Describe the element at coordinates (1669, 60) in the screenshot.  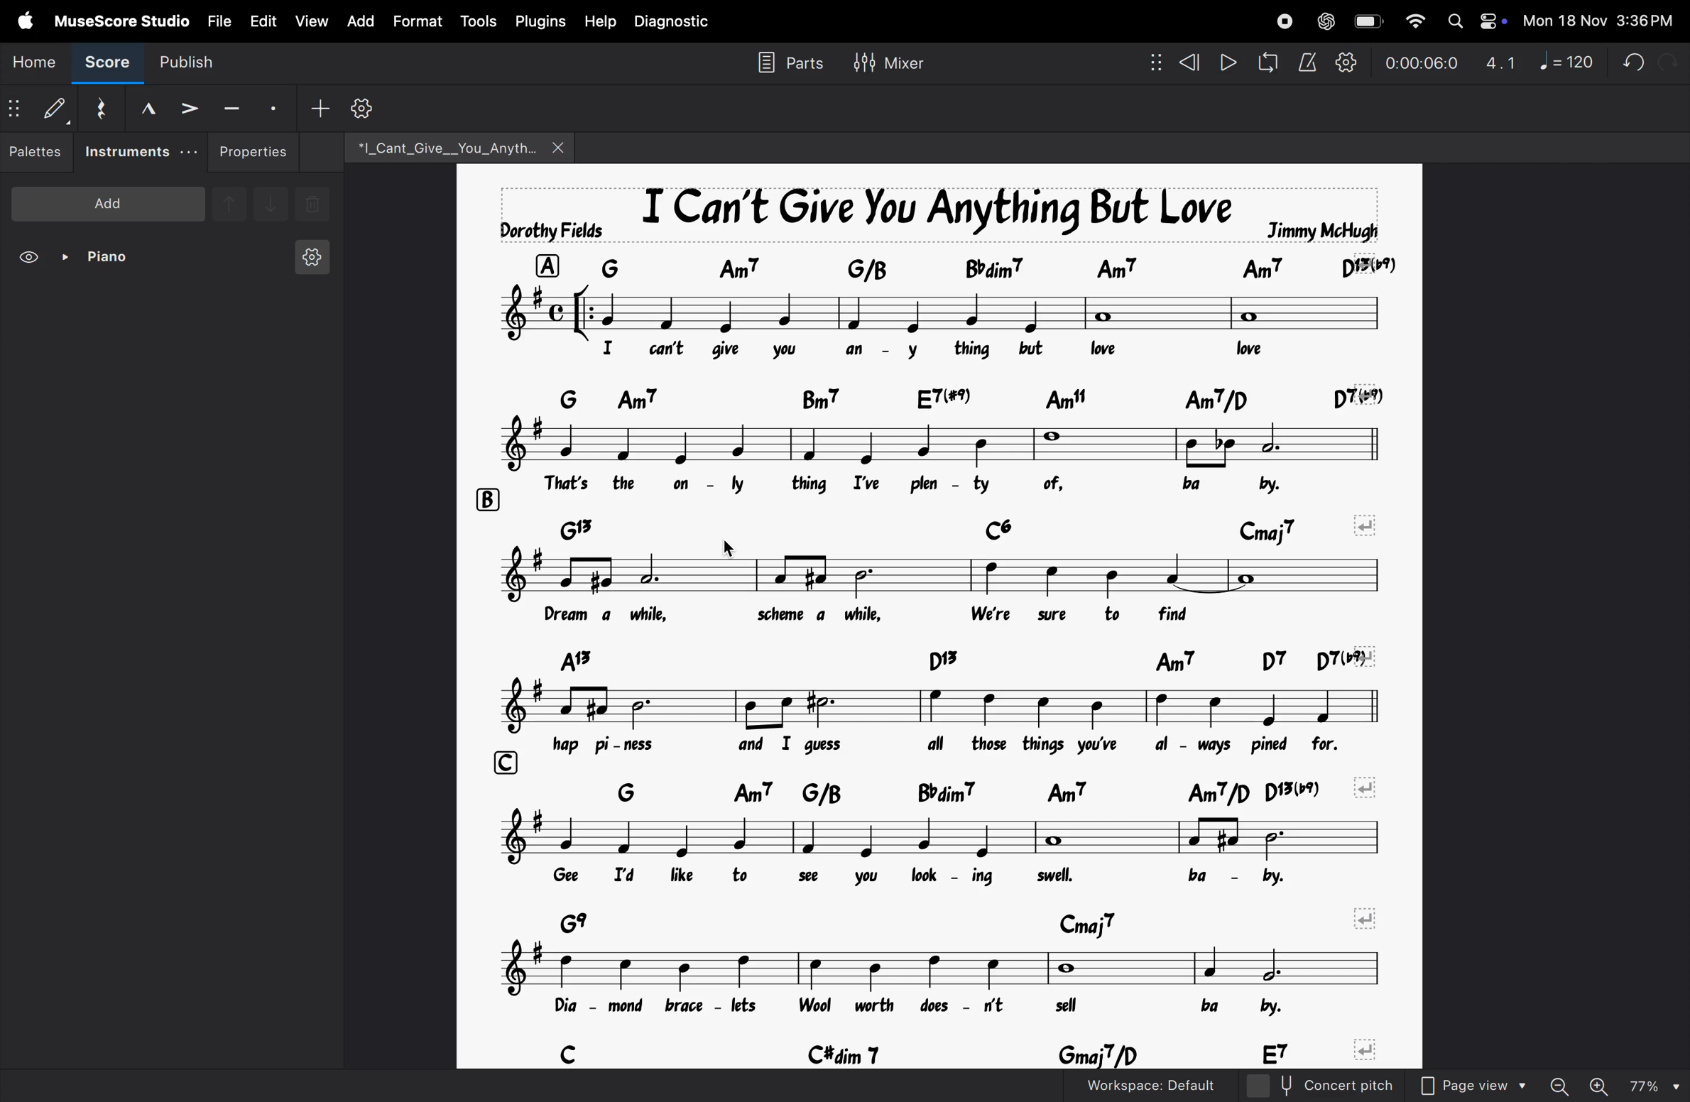
I see `redo` at that location.